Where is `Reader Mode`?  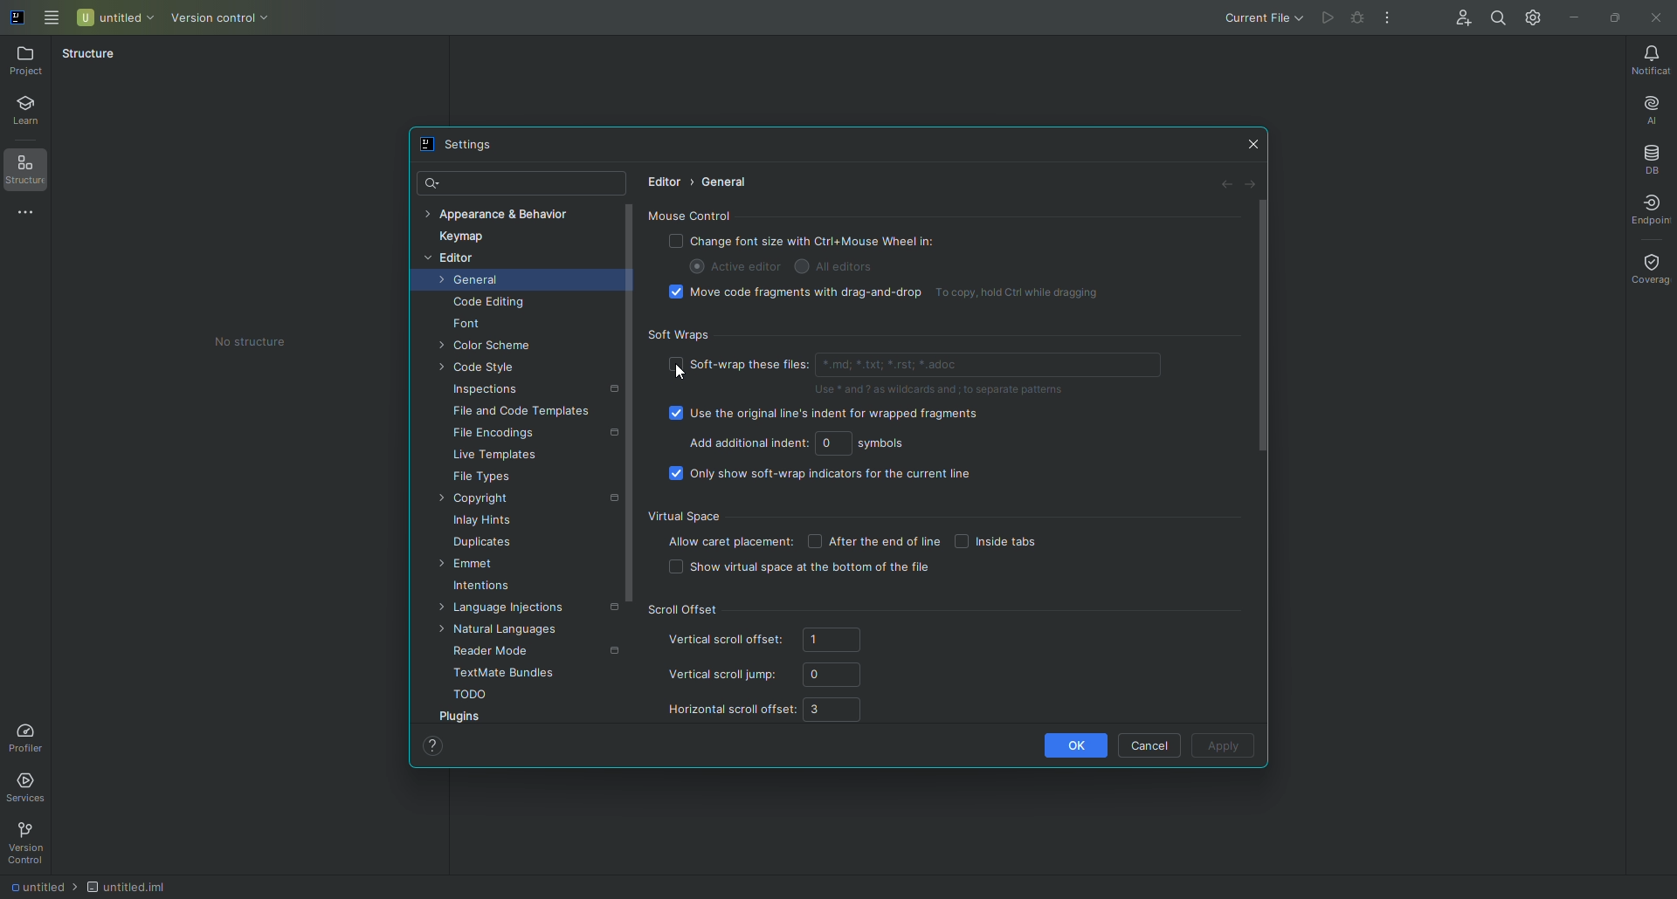 Reader Mode is located at coordinates (497, 651).